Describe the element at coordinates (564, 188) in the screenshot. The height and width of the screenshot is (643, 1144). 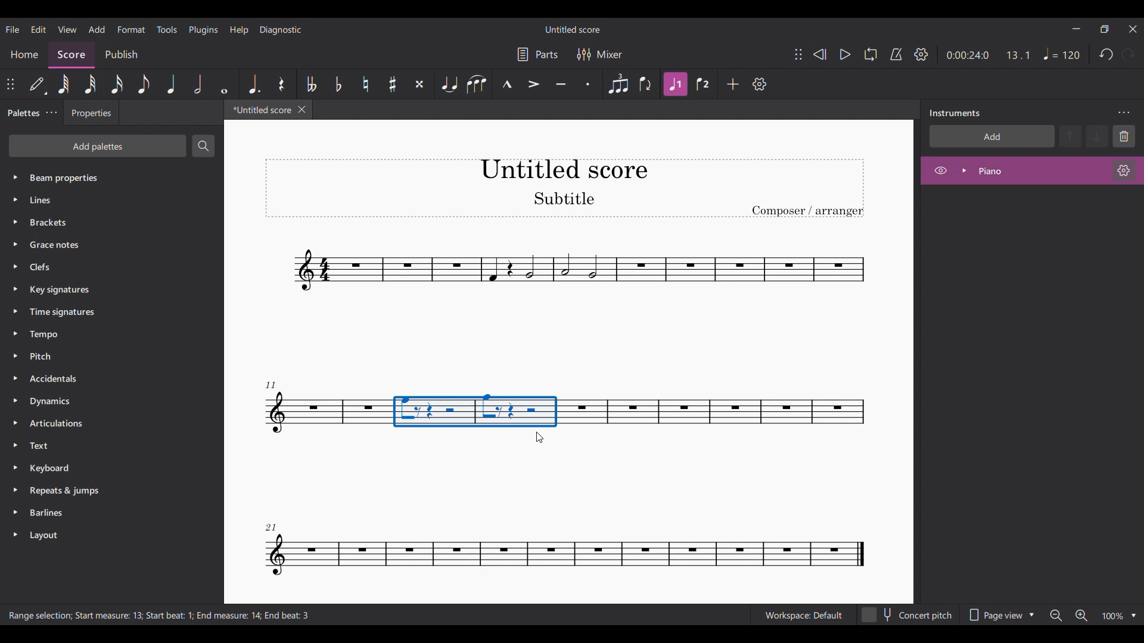
I see `Score title, sub-title and composer / arranger` at that location.